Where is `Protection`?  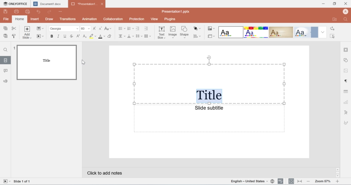 Protection is located at coordinates (137, 19).